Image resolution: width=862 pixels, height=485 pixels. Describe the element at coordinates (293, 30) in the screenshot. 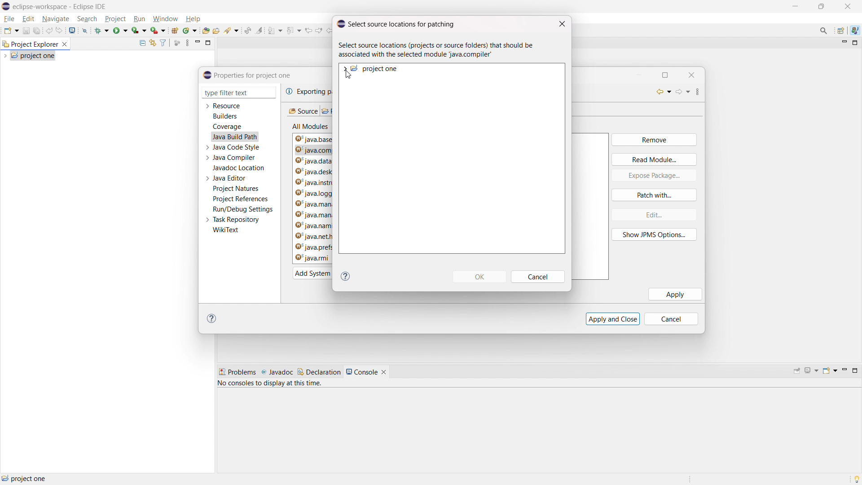

I see `previous annotation` at that location.